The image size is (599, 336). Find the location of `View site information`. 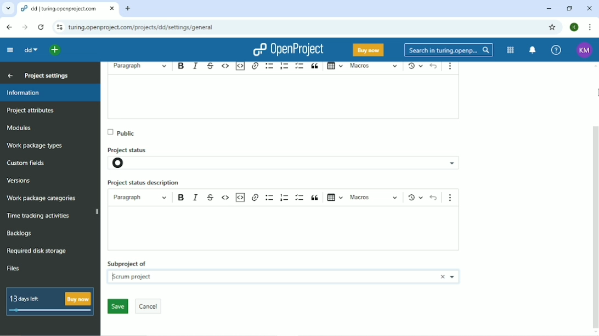

View site information is located at coordinates (59, 27).